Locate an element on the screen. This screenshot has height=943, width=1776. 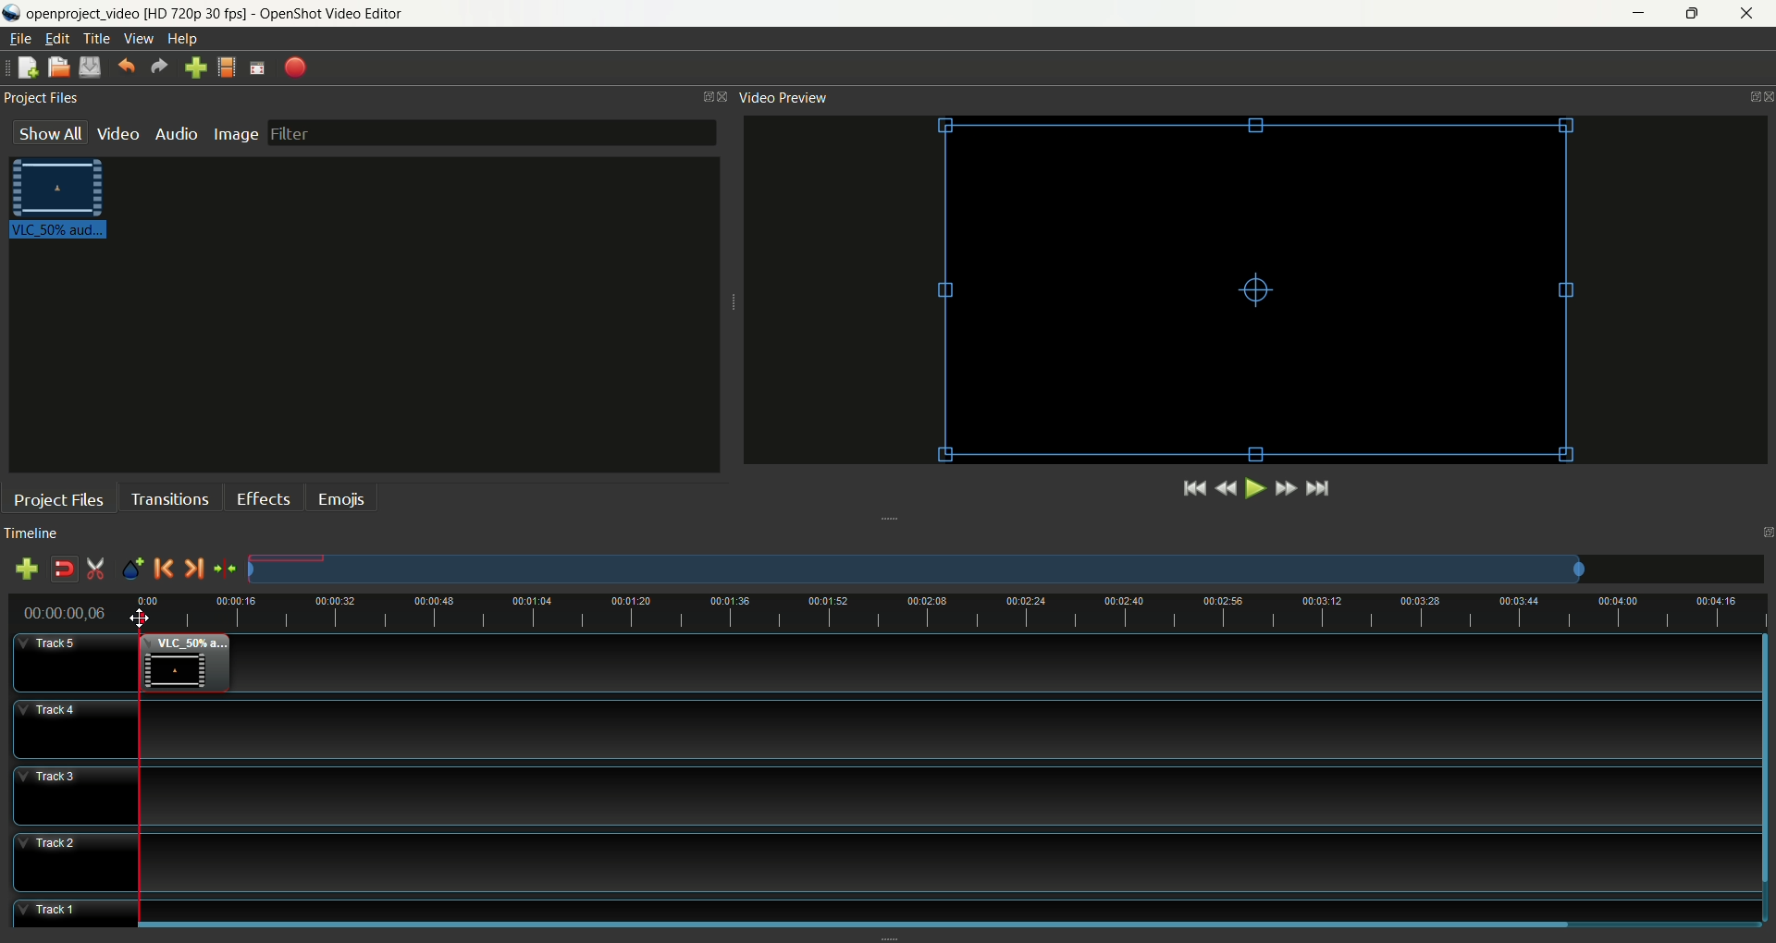
zoom factor is located at coordinates (1006, 569).